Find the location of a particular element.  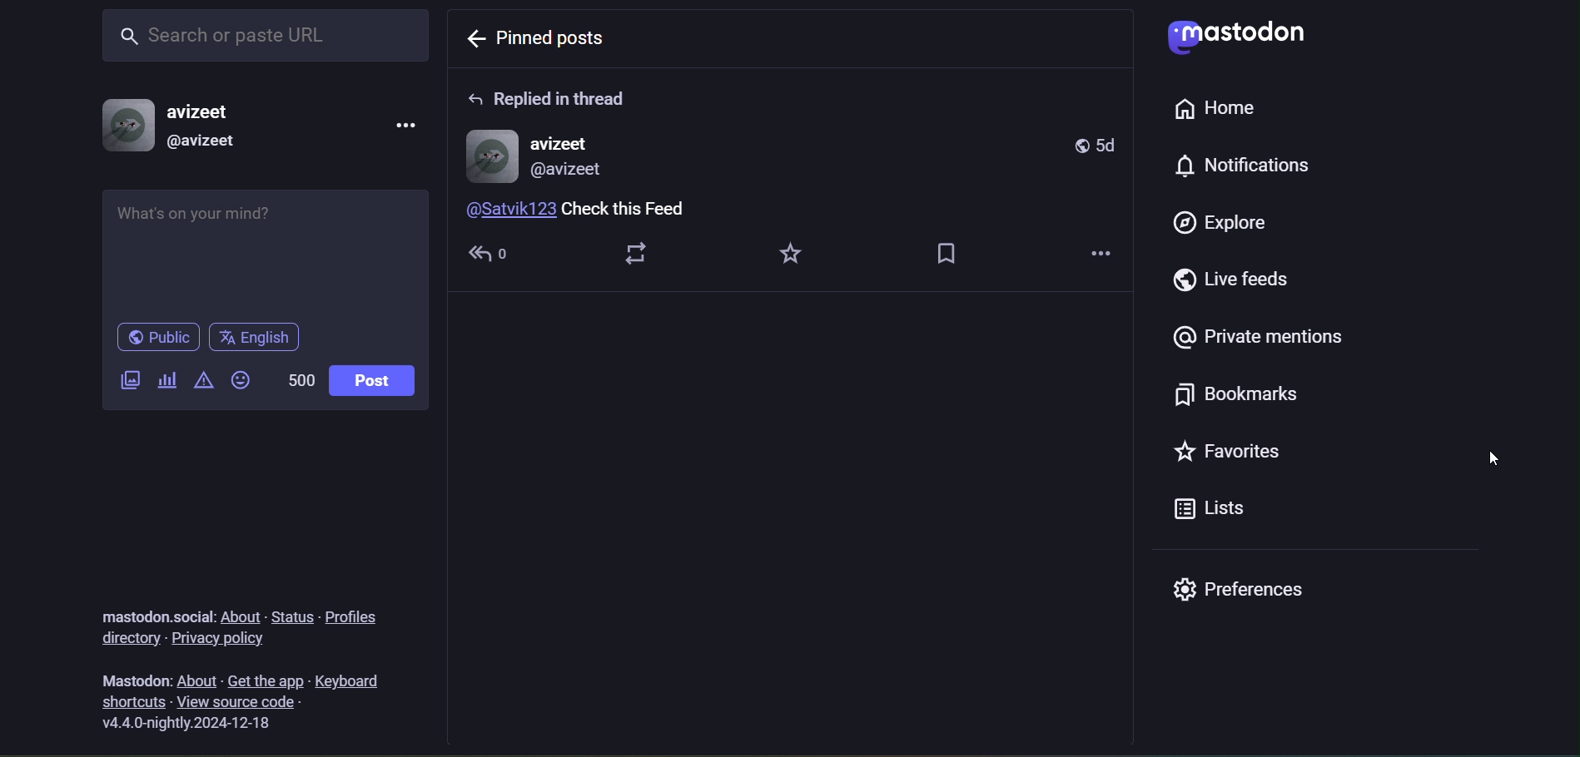

about is located at coordinates (196, 679).